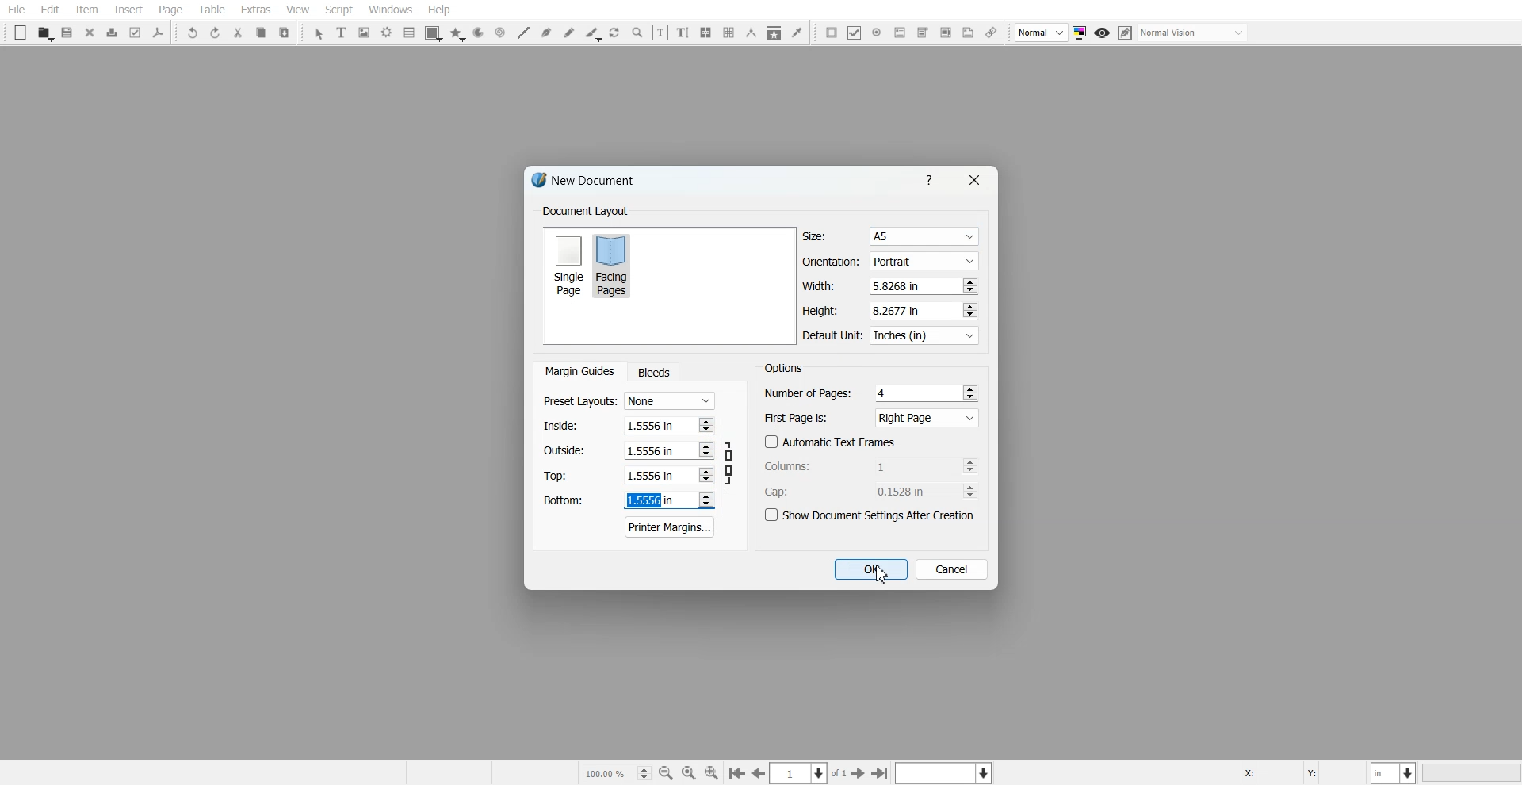 This screenshot has width=1522, height=785. What do you see at coordinates (923, 237) in the screenshot?
I see `A5` at bounding box center [923, 237].